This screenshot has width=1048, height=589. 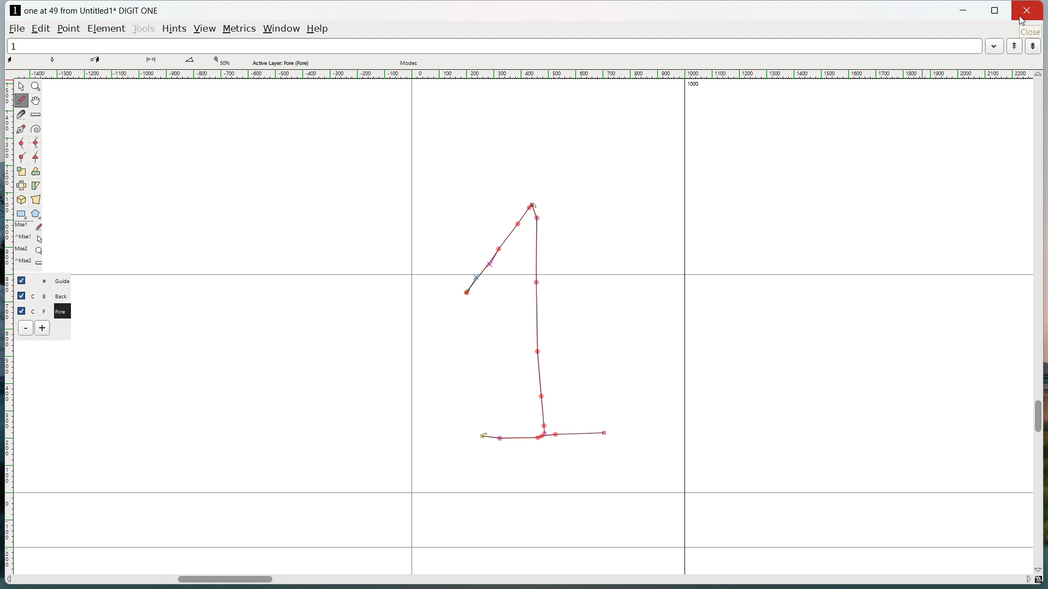 I want to click on one at 49 from Untitled1 DIGIT ONE, so click(x=91, y=11).